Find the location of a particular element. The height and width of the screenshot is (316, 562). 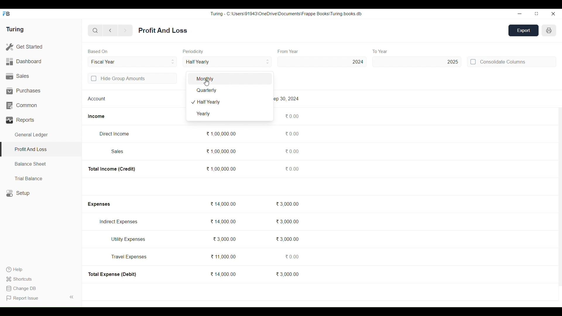

2025 is located at coordinates (417, 62).